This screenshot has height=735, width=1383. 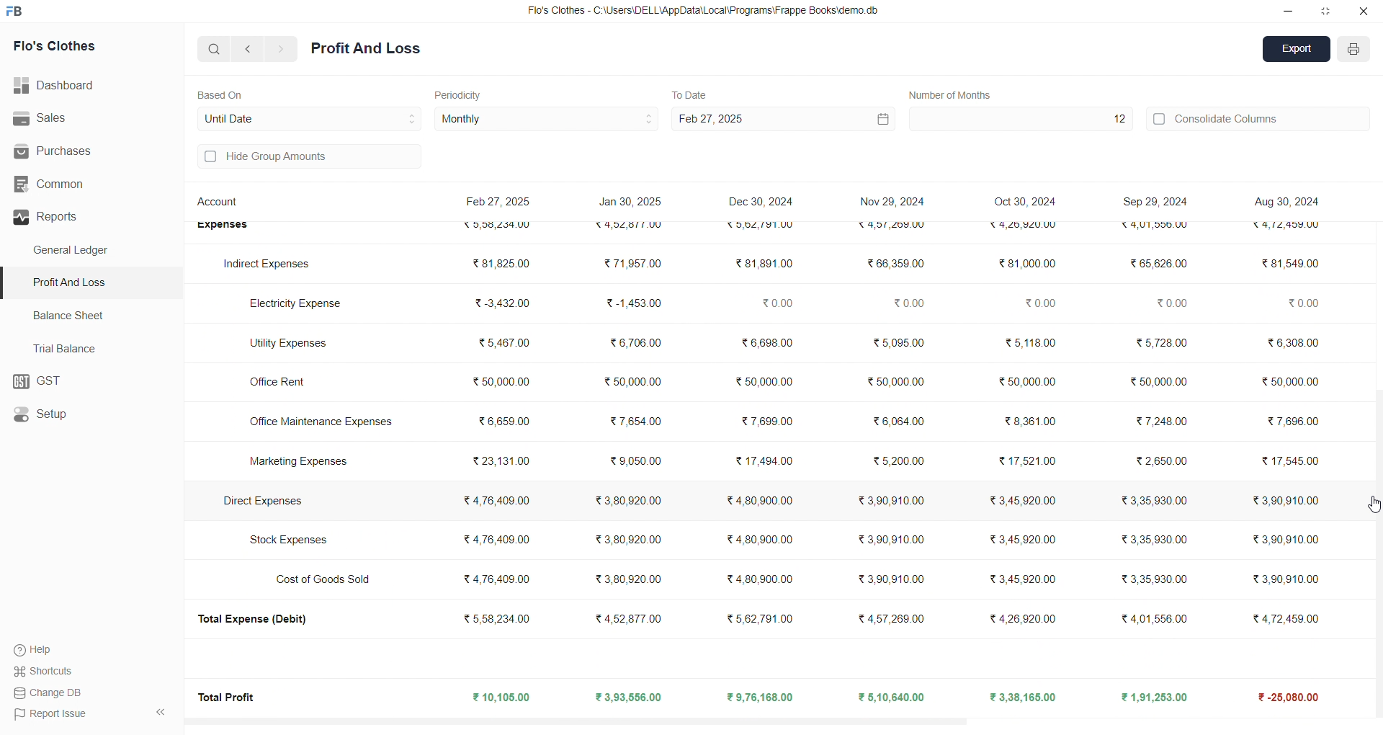 I want to click on ₹3,35,930.00, so click(x=1149, y=539).